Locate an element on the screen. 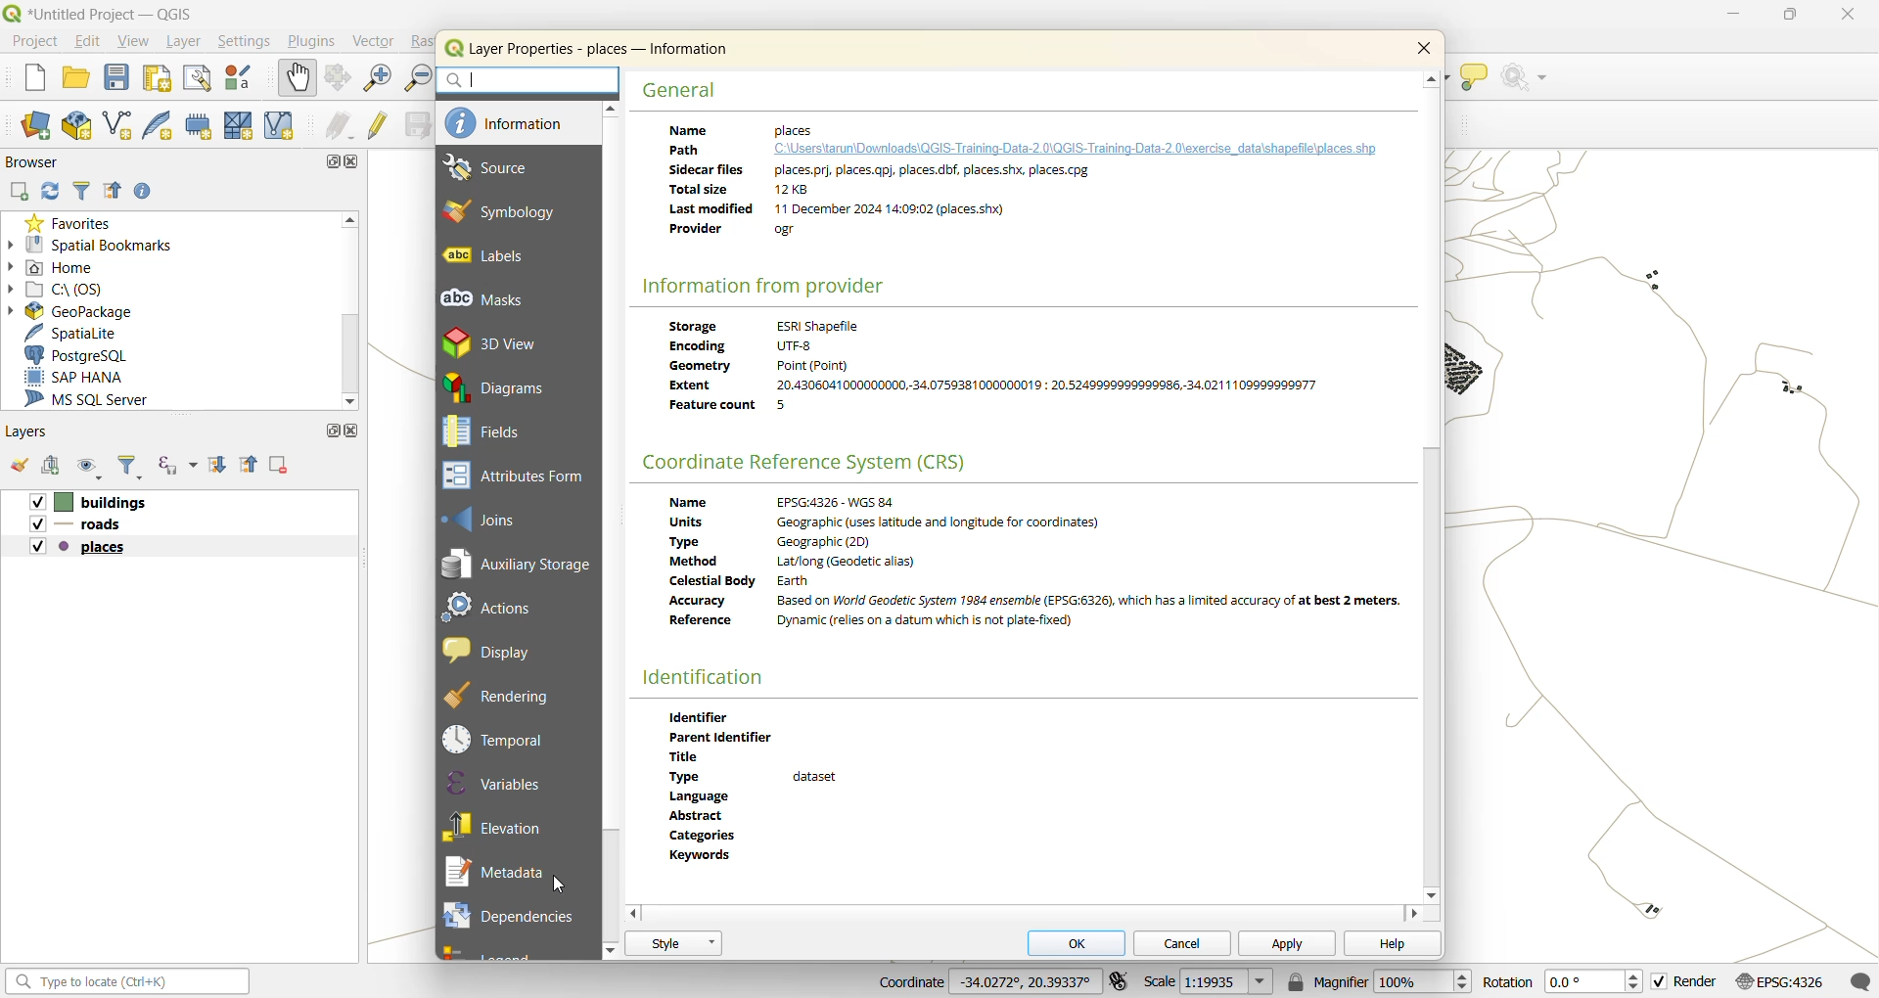 The image size is (1879, 998). add is located at coordinates (57, 467).